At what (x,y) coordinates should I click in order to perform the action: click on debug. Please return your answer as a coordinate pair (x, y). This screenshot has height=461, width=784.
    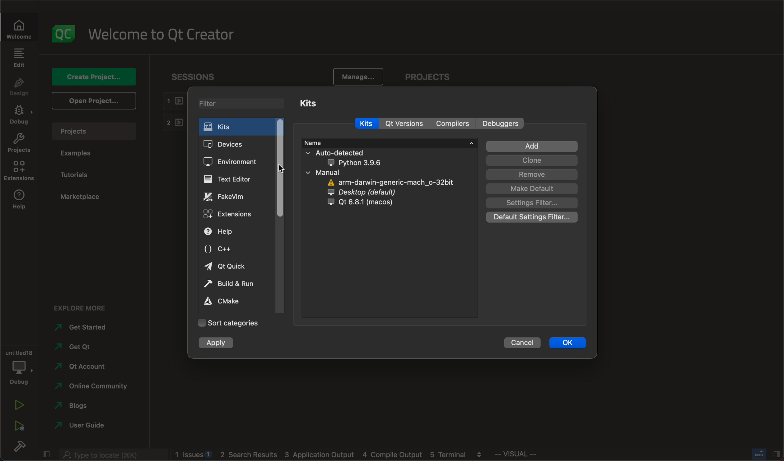
    Looking at the image, I should click on (19, 367).